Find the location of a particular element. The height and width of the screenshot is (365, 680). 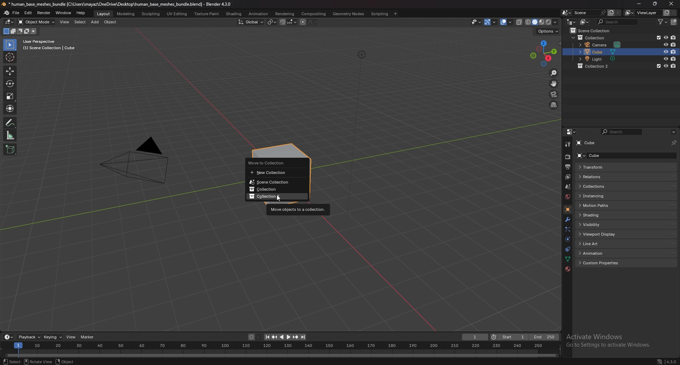

rotate view is located at coordinates (38, 361).